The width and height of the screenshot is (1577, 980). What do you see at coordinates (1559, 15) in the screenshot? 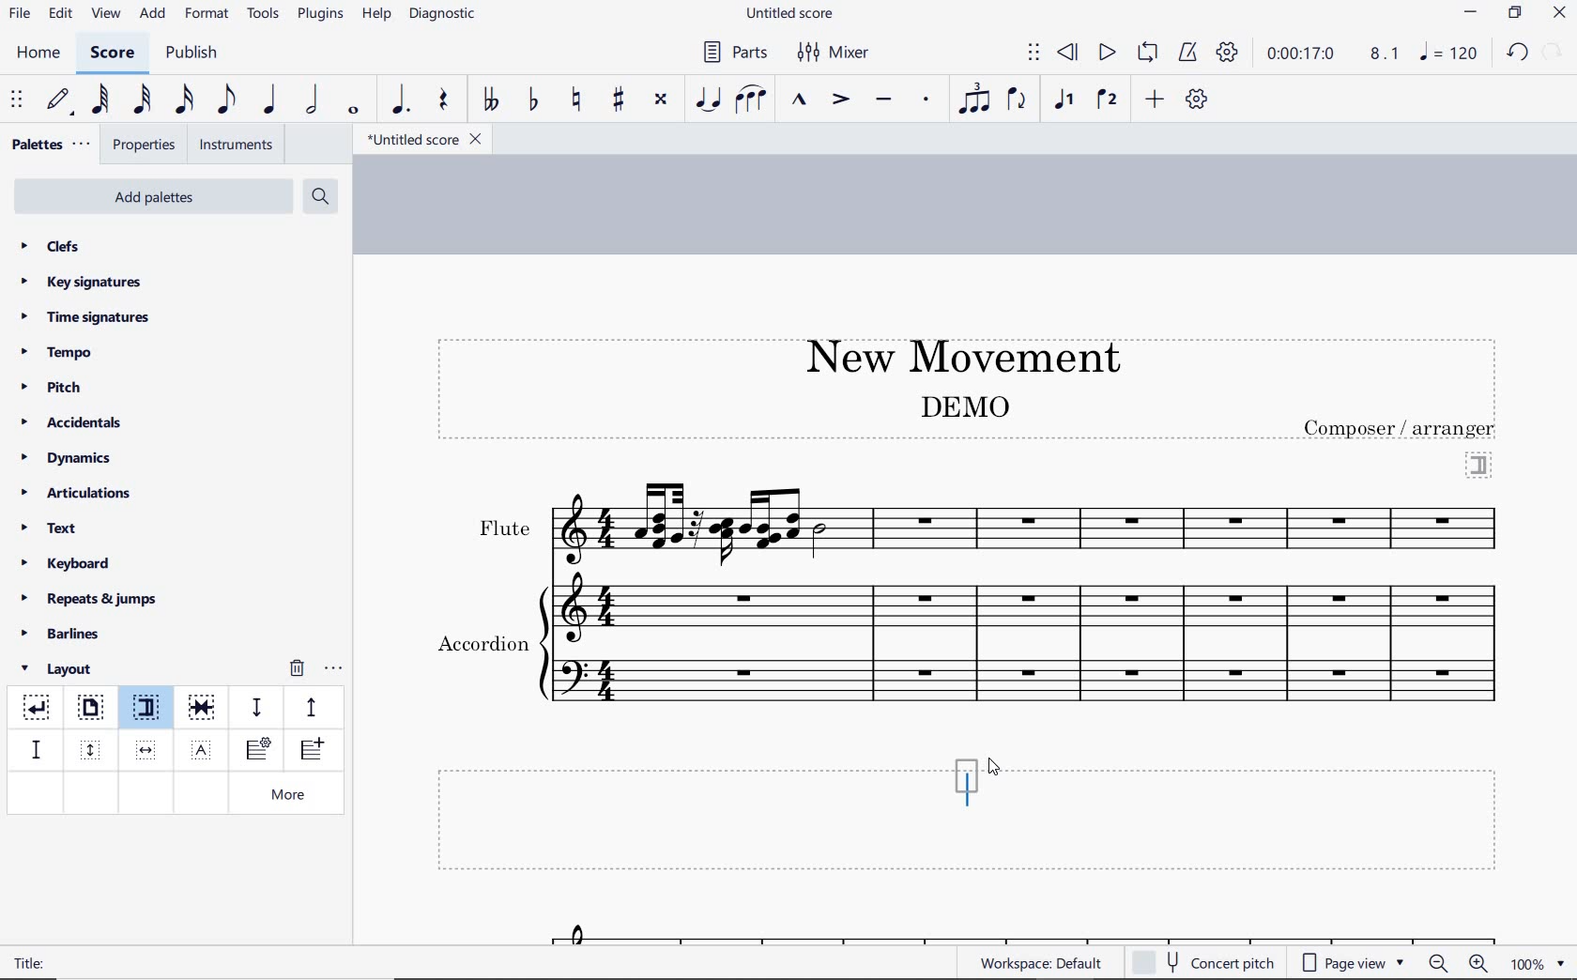
I see `close` at bounding box center [1559, 15].